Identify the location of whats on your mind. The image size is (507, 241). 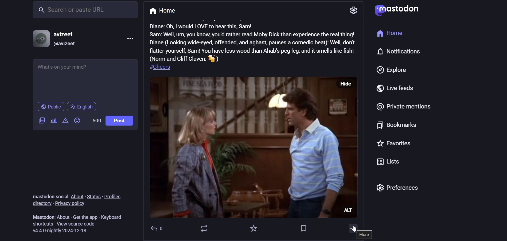
(85, 79).